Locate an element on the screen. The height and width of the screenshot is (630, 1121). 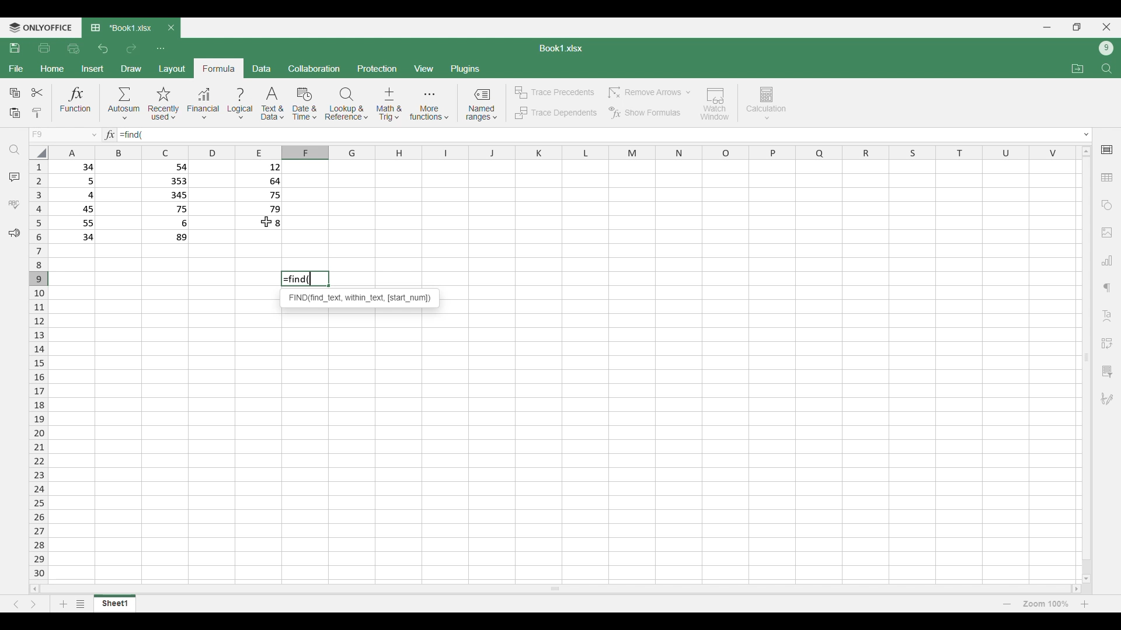
Type in equation is located at coordinates (608, 135).